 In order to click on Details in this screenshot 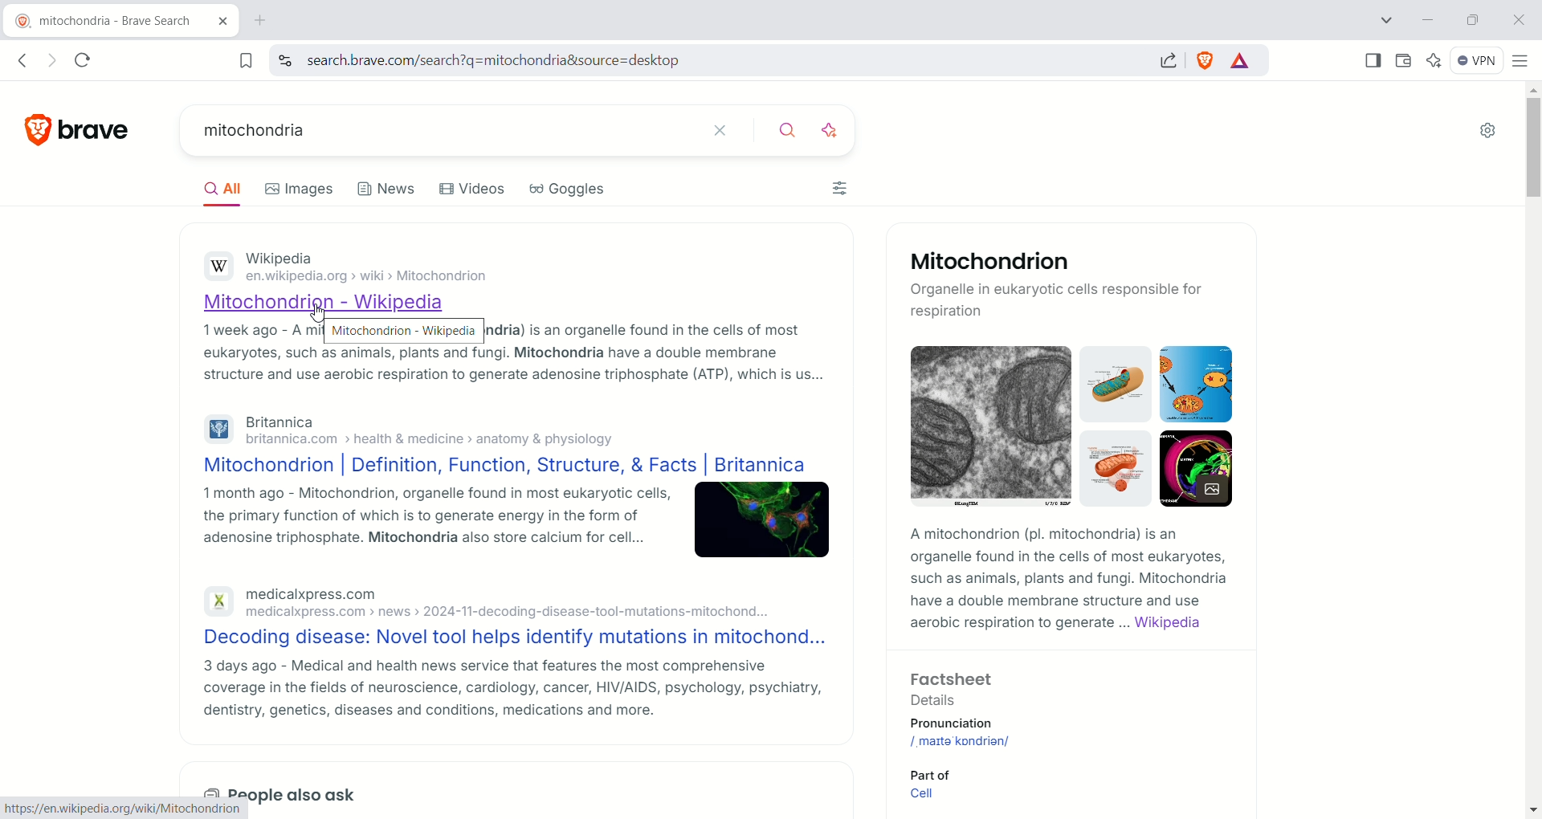, I will do `click(935, 699)`.